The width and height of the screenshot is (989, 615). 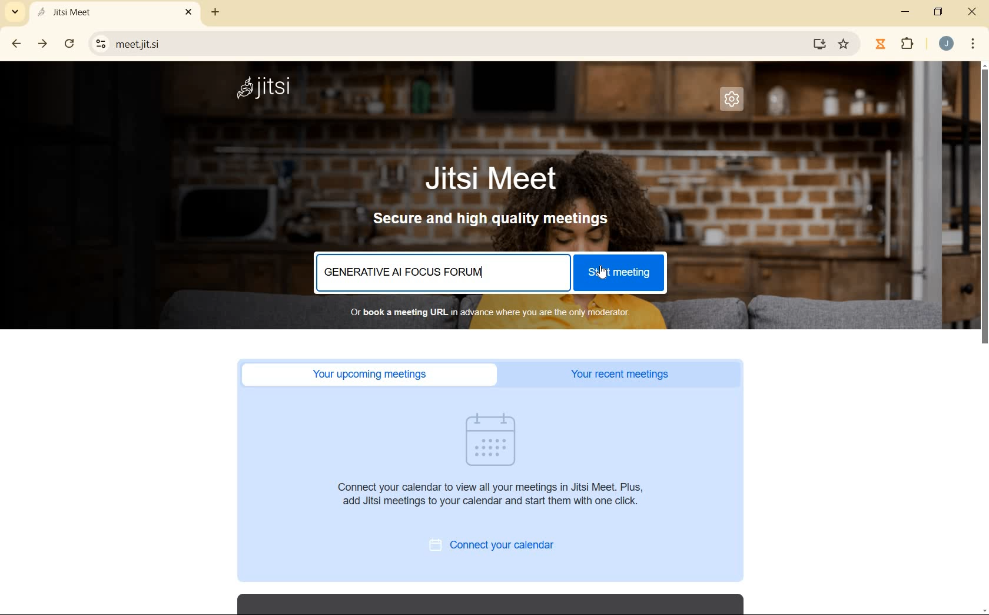 What do you see at coordinates (882, 44) in the screenshot?
I see `Jibble` at bounding box center [882, 44].